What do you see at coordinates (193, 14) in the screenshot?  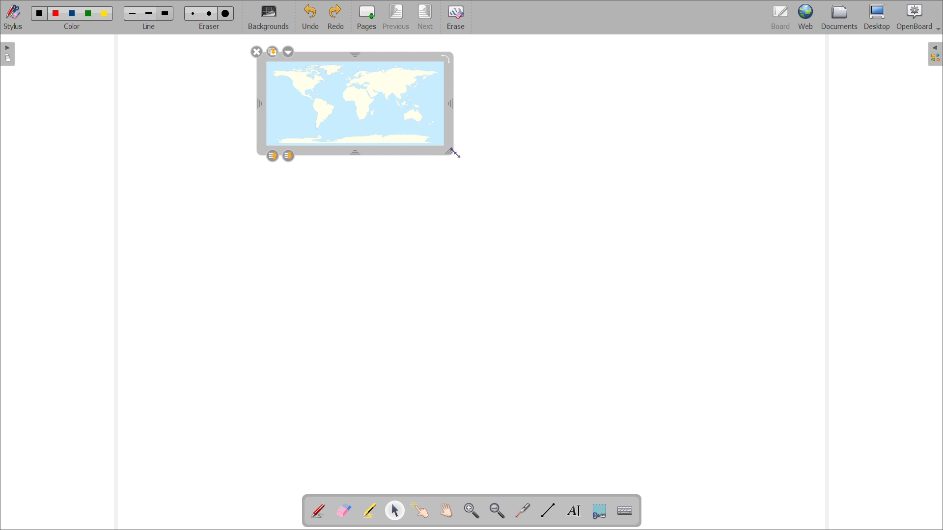 I see `small` at bounding box center [193, 14].